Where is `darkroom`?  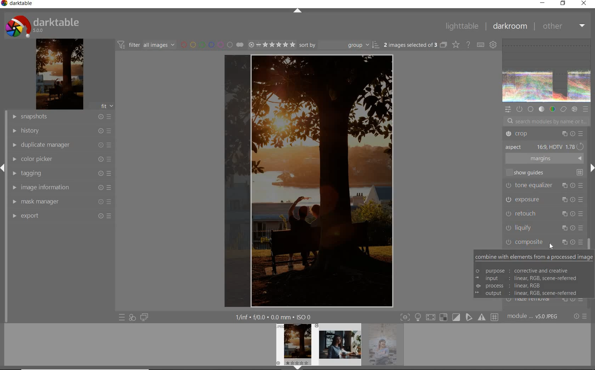
darkroom is located at coordinates (510, 27).